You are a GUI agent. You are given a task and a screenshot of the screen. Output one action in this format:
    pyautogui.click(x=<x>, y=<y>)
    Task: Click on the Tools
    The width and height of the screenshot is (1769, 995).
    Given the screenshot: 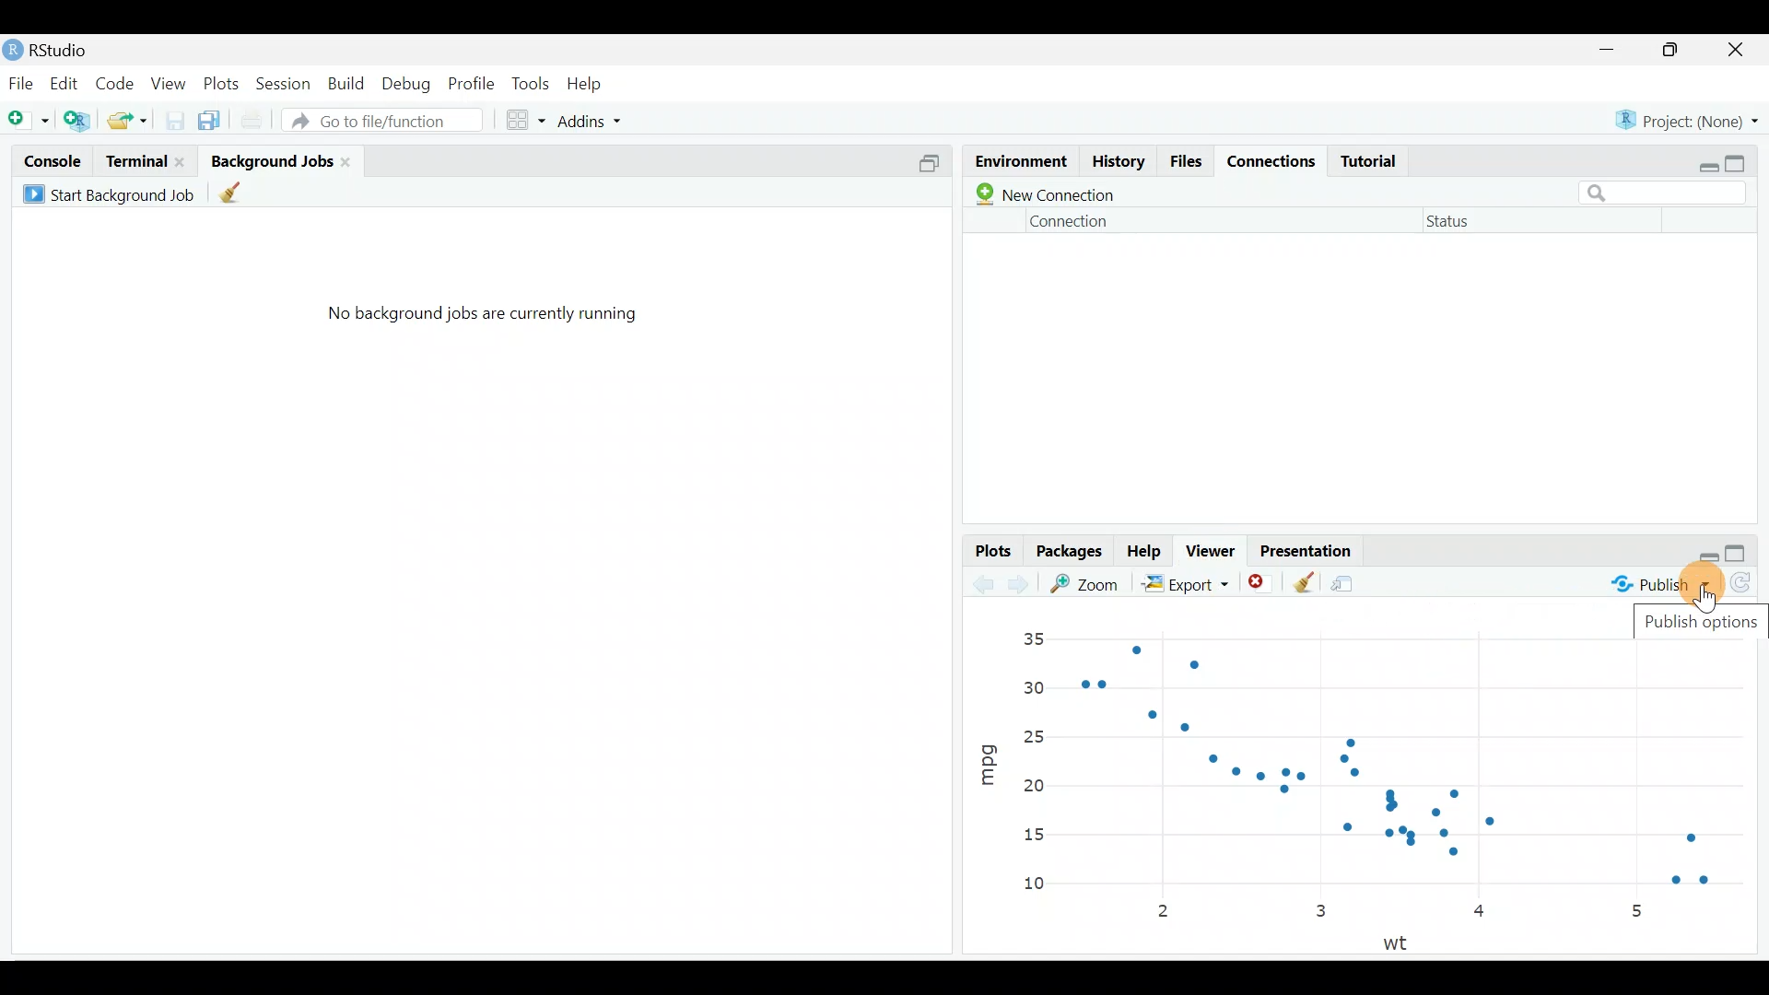 What is the action you would take?
    pyautogui.click(x=530, y=86)
    